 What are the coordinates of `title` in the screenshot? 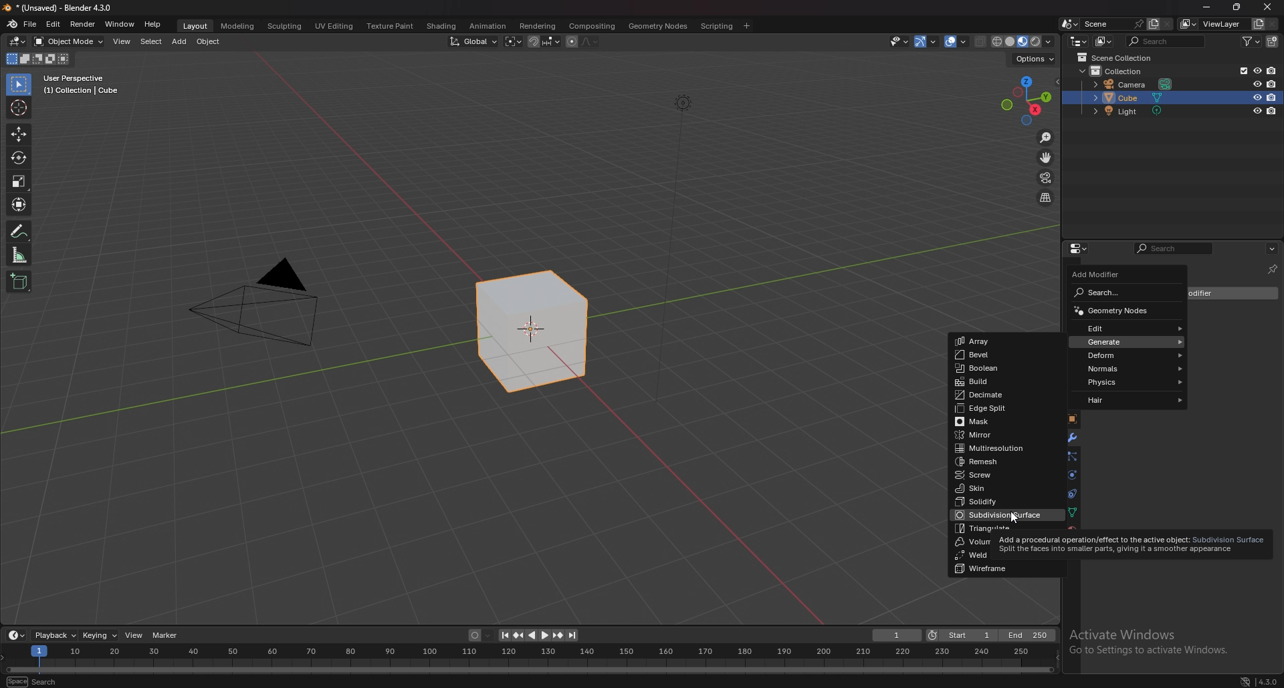 It's located at (58, 8).